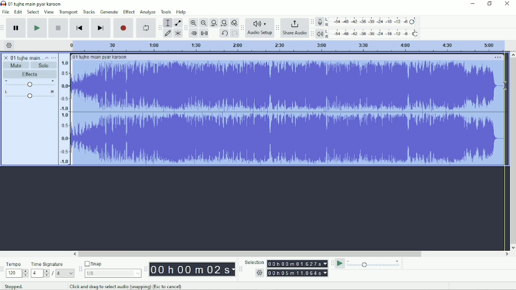  Describe the element at coordinates (472, 4) in the screenshot. I see `Minimize` at that location.